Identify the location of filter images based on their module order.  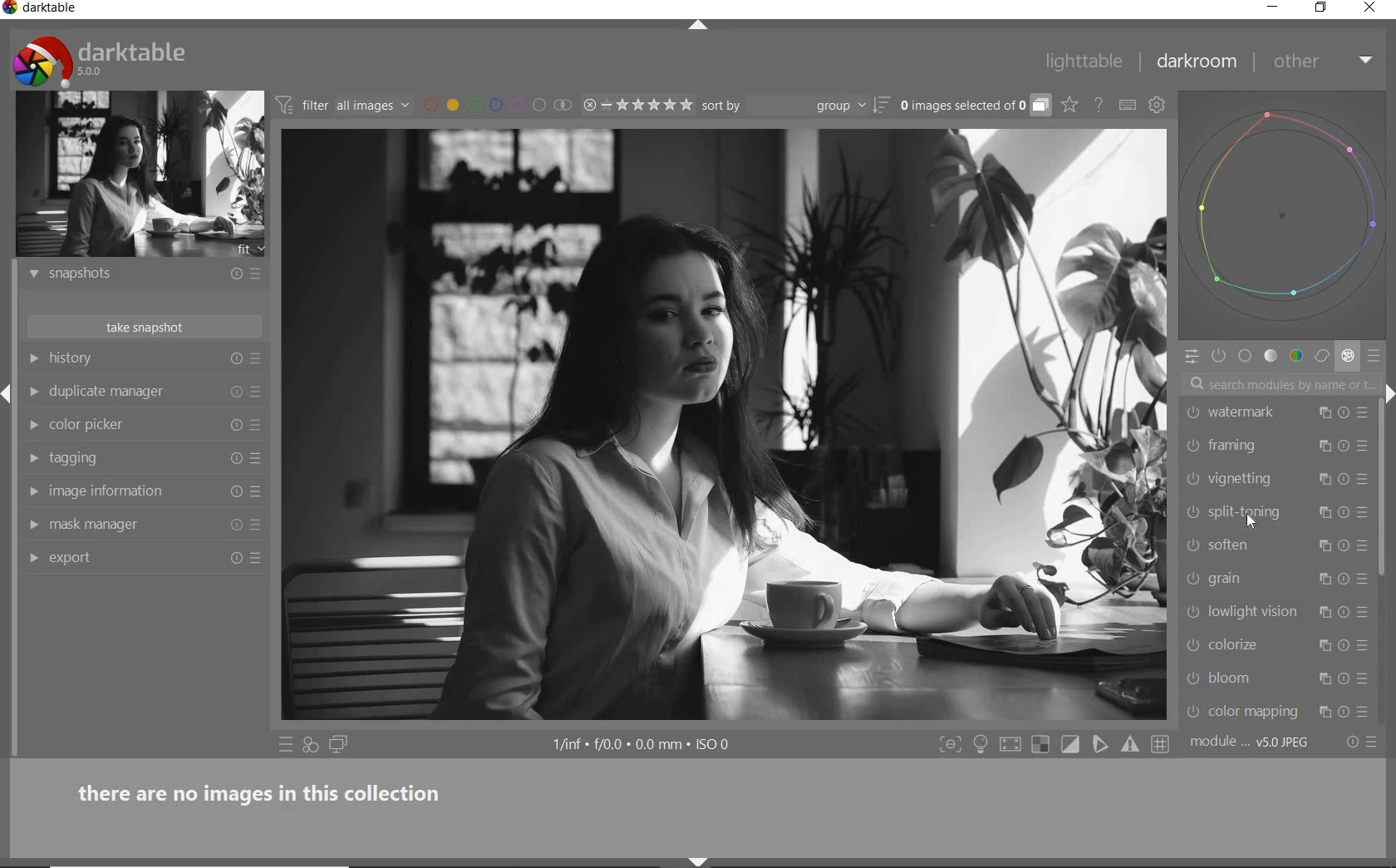
(344, 107).